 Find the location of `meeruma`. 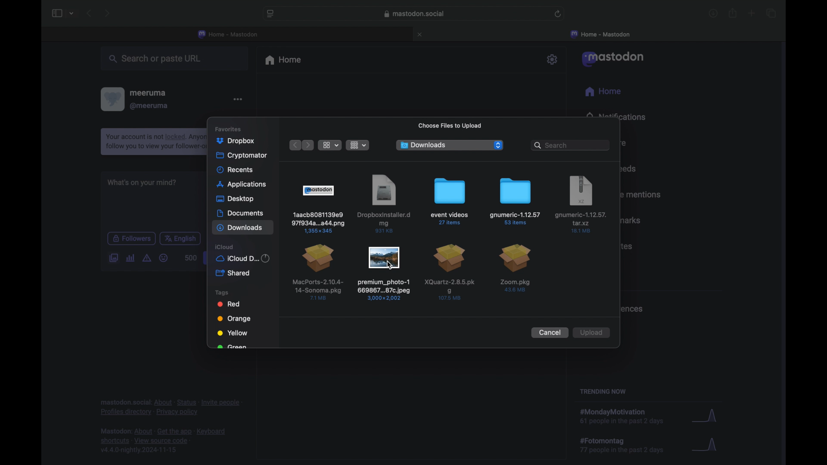

meeruma is located at coordinates (150, 93).